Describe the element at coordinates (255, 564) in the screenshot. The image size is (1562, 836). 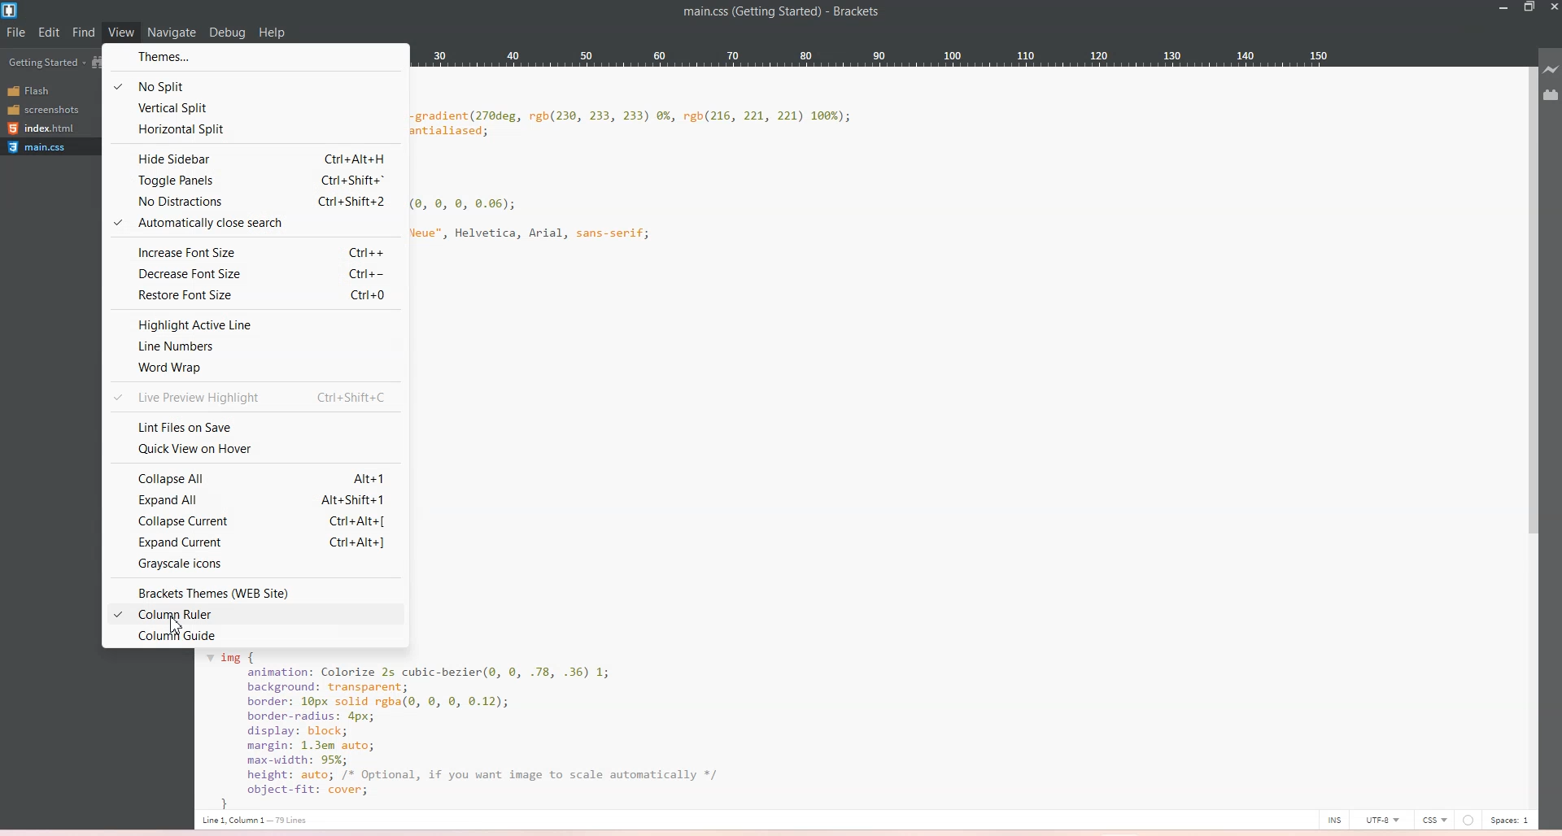
I see `Grayscale icons` at that location.